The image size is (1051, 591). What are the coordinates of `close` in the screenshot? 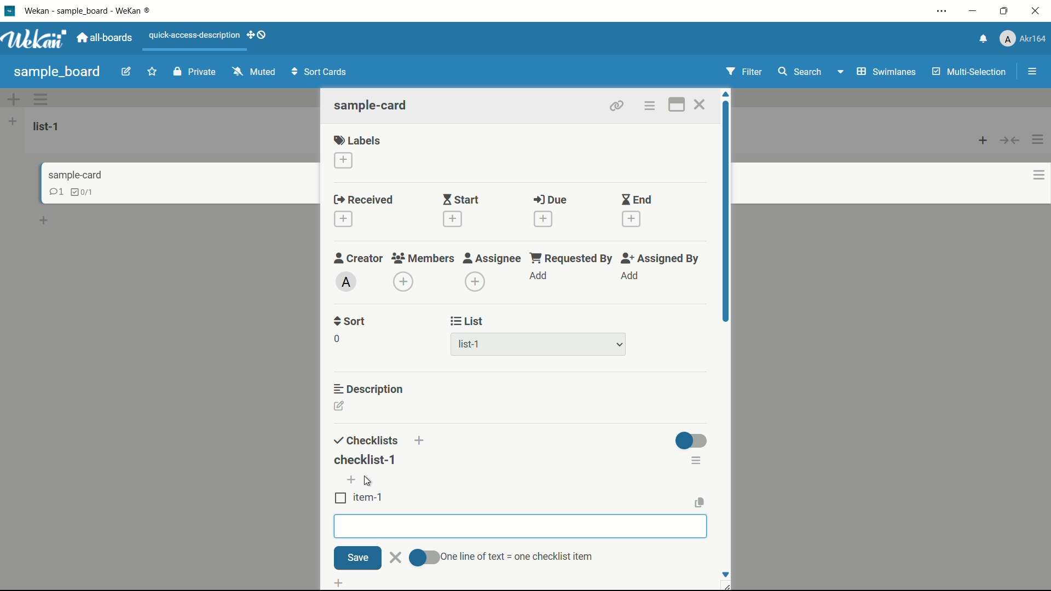 It's located at (395, 557).